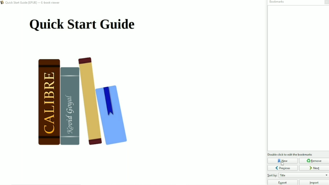 This screenshot has width=329, height=185. I want to click on Book, so click(88, 103).